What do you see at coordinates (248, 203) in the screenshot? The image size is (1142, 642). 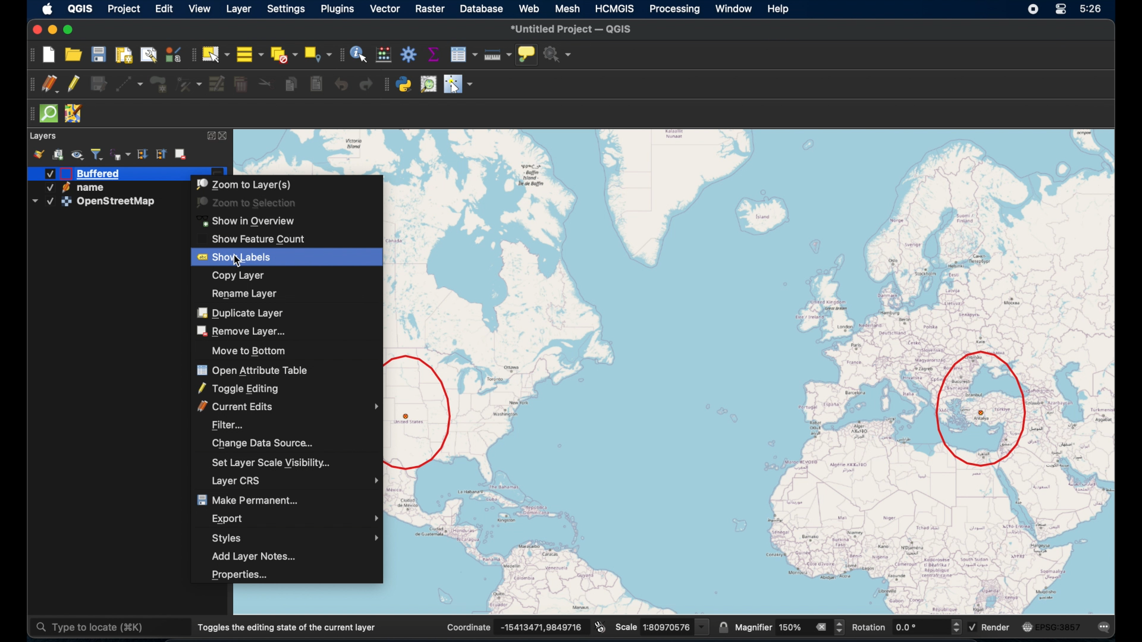 I see `zoom to selection` at bounding box center [248, 203].